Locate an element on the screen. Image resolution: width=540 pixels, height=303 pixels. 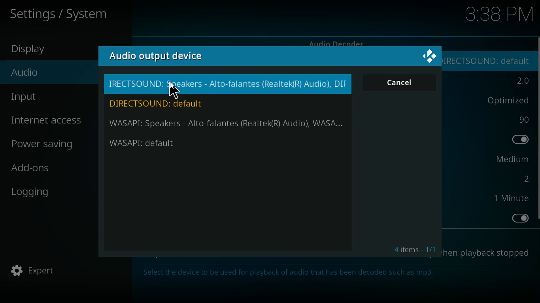
wasapi speakers is located at coordinates (228, 124).